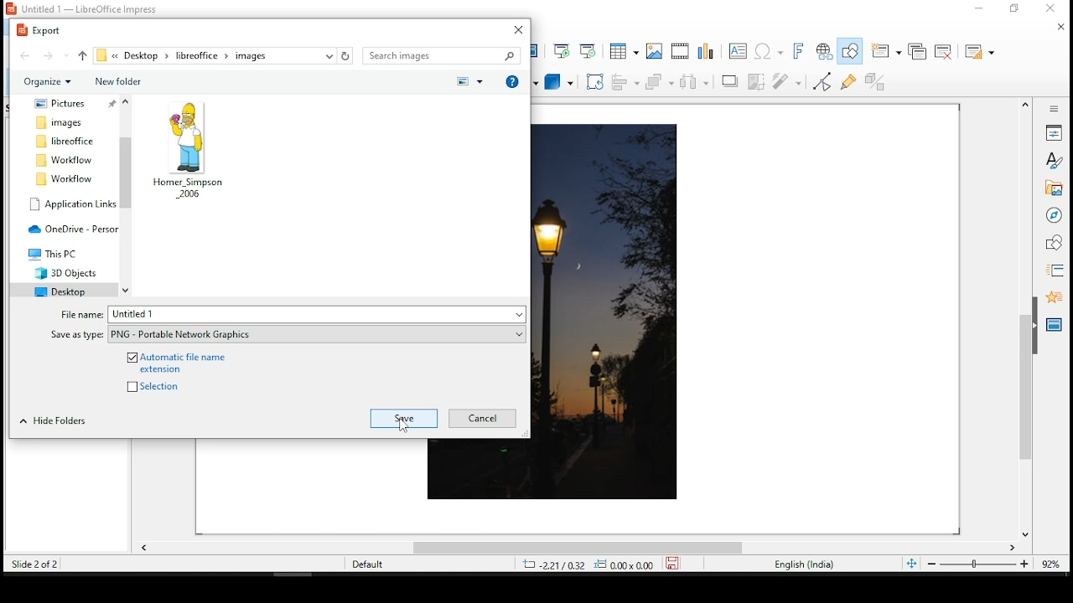 Image resolution: width=1073 pixels, height=603 pixels. I want to click on fontwork text, so click(801, 49).